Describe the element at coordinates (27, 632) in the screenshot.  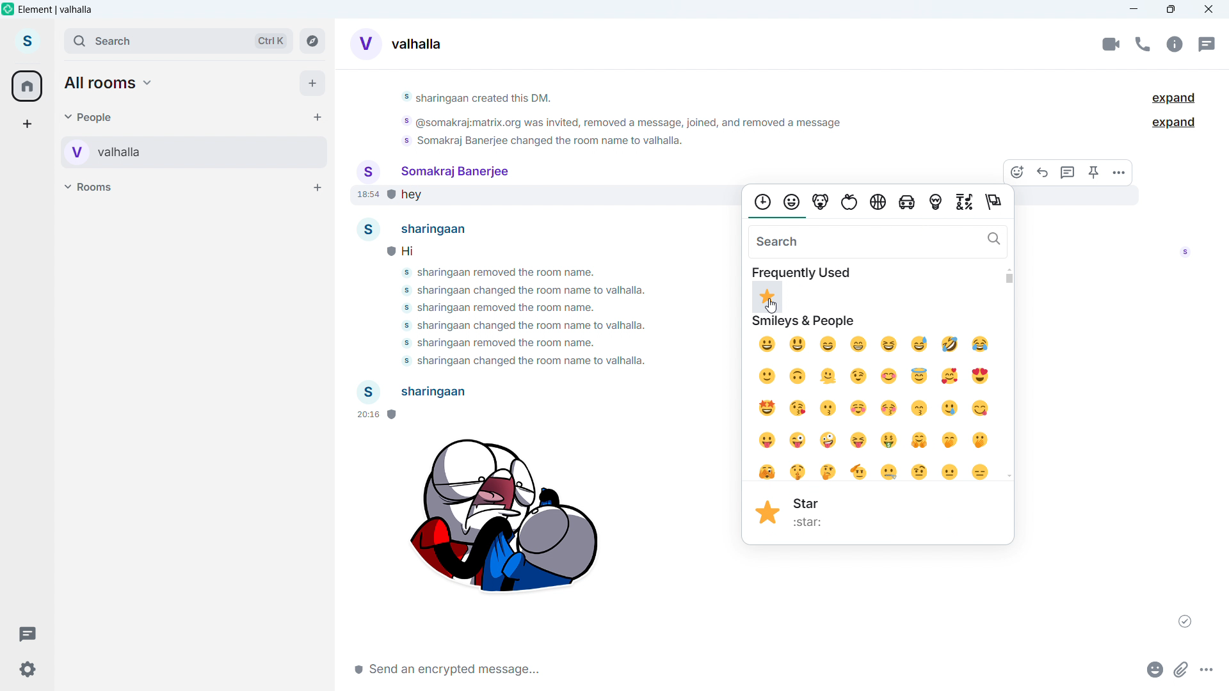
I see `Threads` at that location.